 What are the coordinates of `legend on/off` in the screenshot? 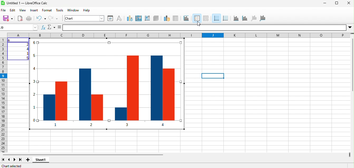 It's located at (197, 18).